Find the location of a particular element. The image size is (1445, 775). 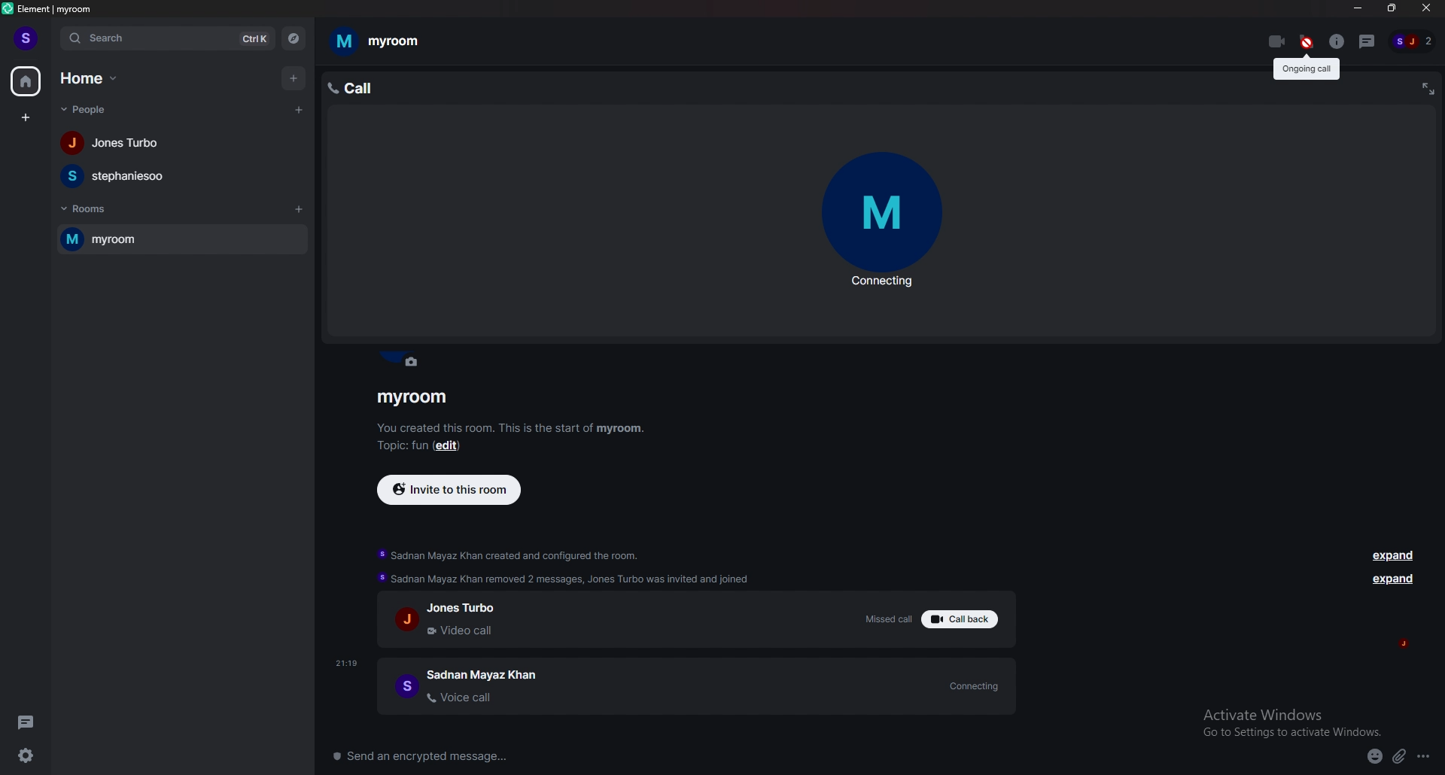

people is located at coordinates (1414, 41).